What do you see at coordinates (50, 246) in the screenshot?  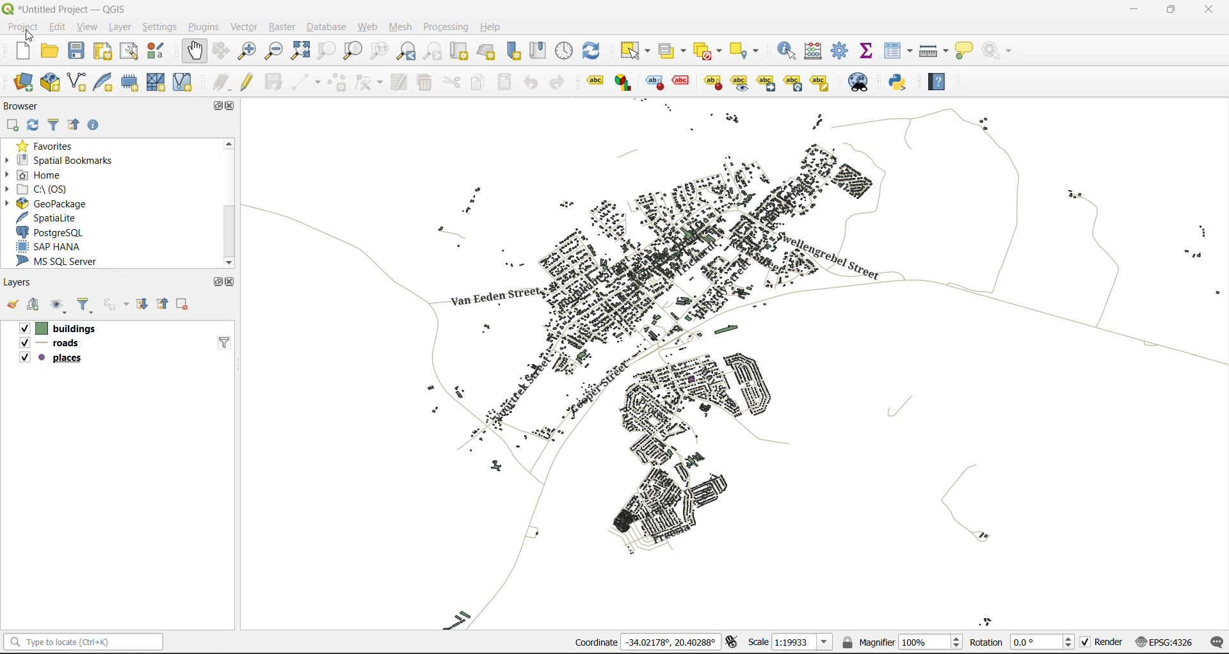 I see `sap hana` at bounding box center [50, 246].